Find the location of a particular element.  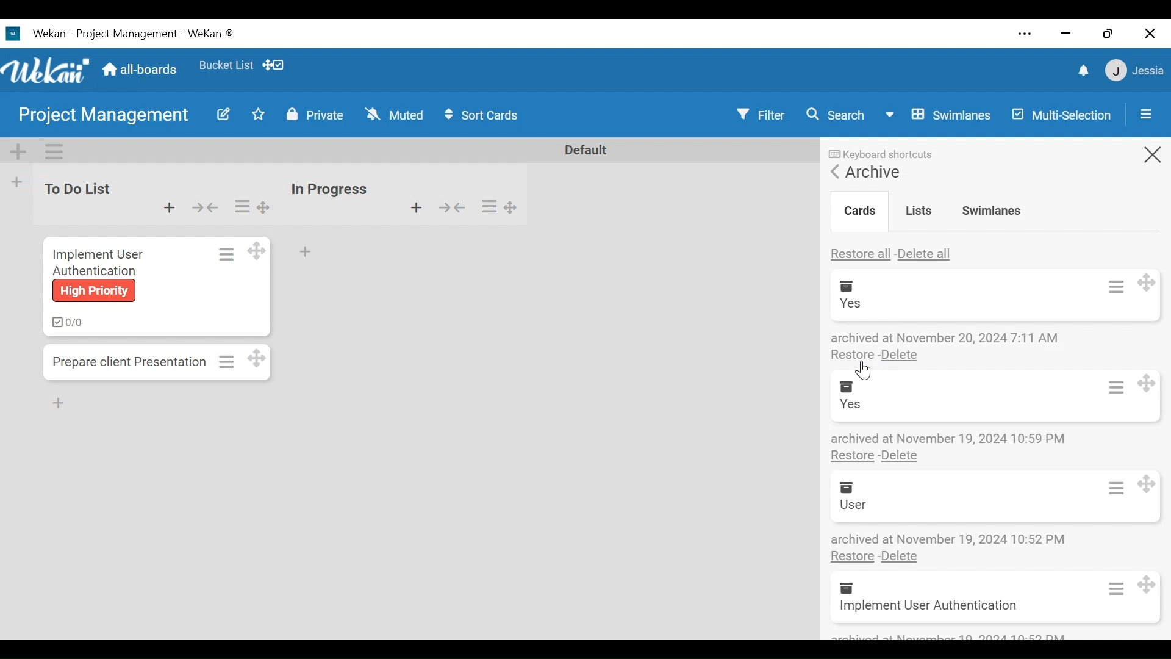

settings and more is located at coordinates (1023, 34).